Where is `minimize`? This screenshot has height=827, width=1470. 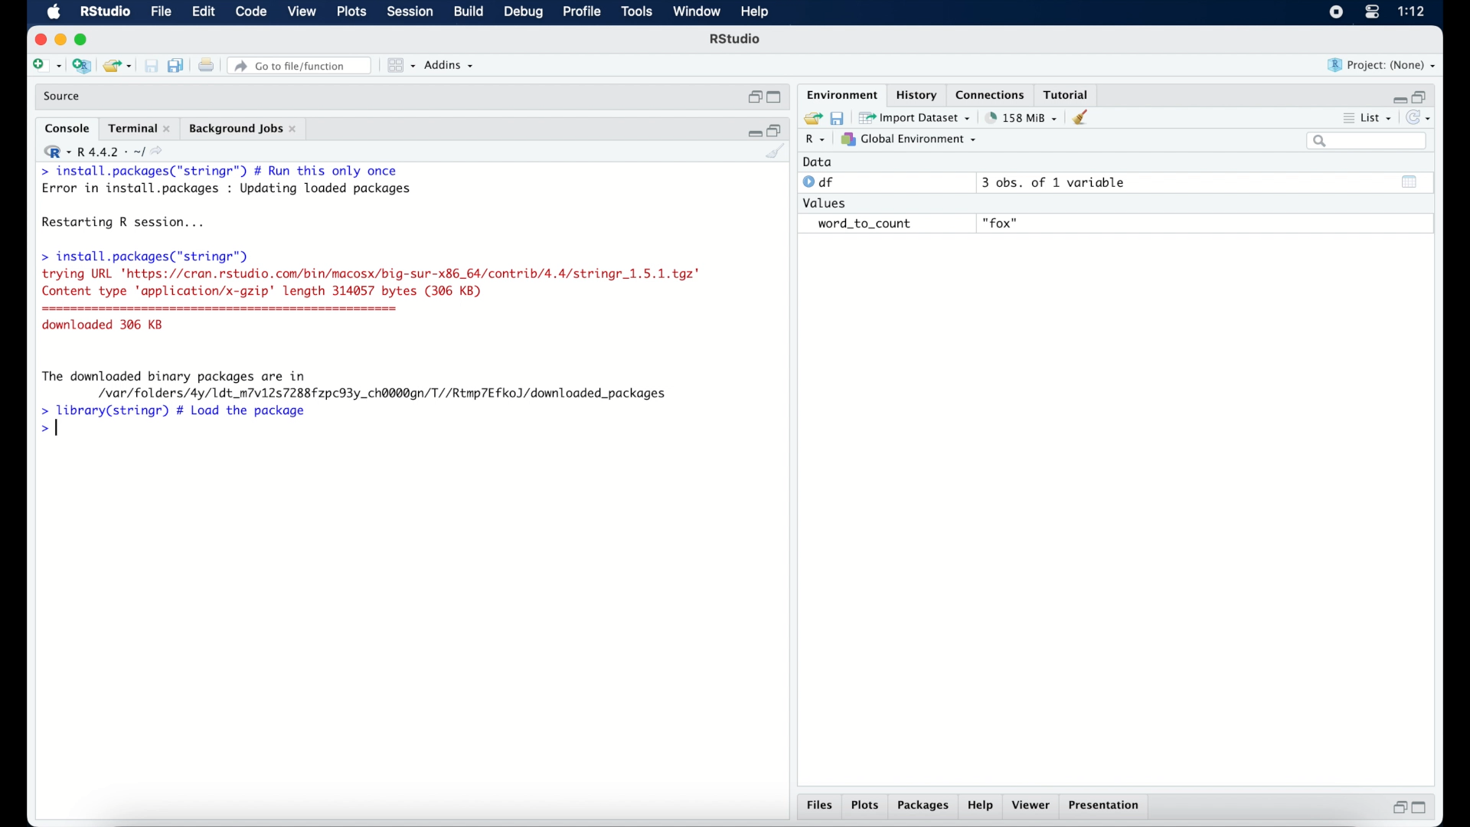
minimize is located at coordinates (1397, 99).